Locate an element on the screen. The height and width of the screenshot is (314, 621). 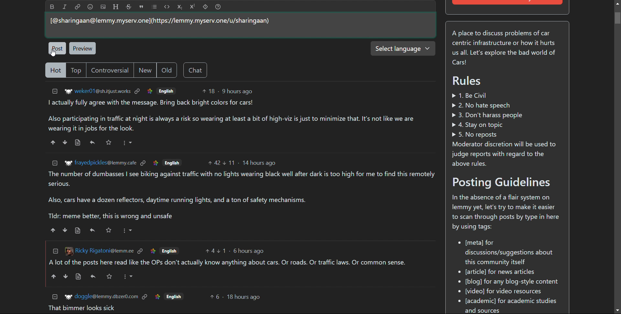
upvote is located at coordinates (53, 142).